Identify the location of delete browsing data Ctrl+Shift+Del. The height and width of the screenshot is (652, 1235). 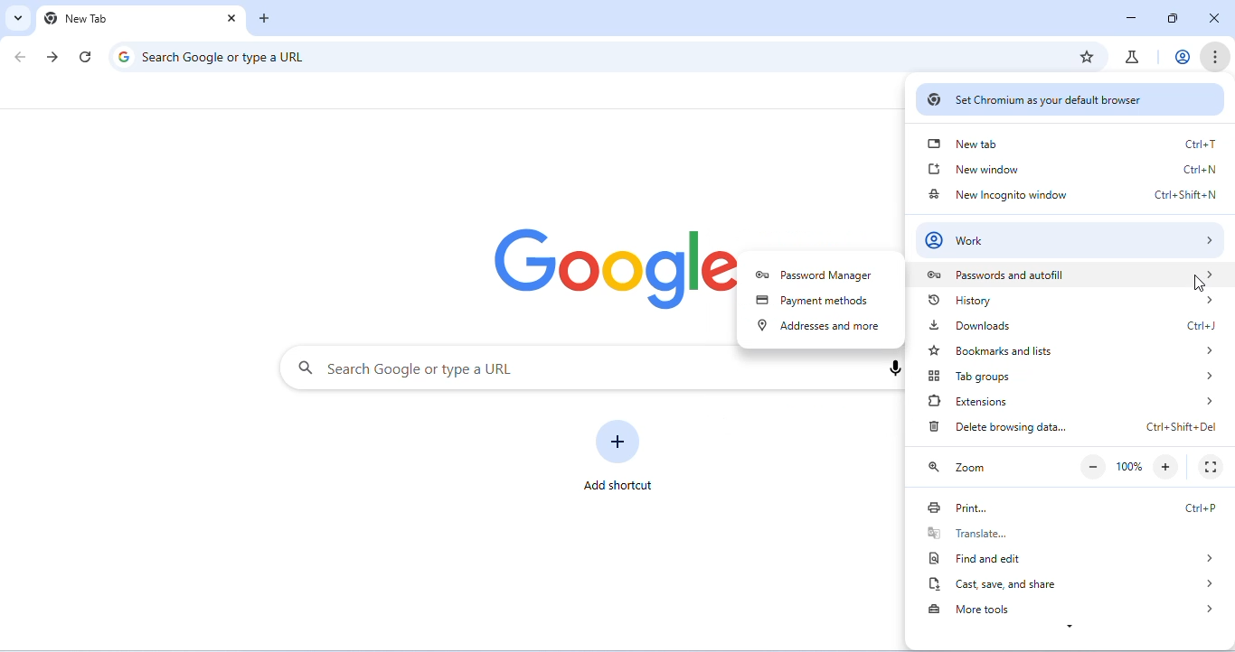
(1071, 428).